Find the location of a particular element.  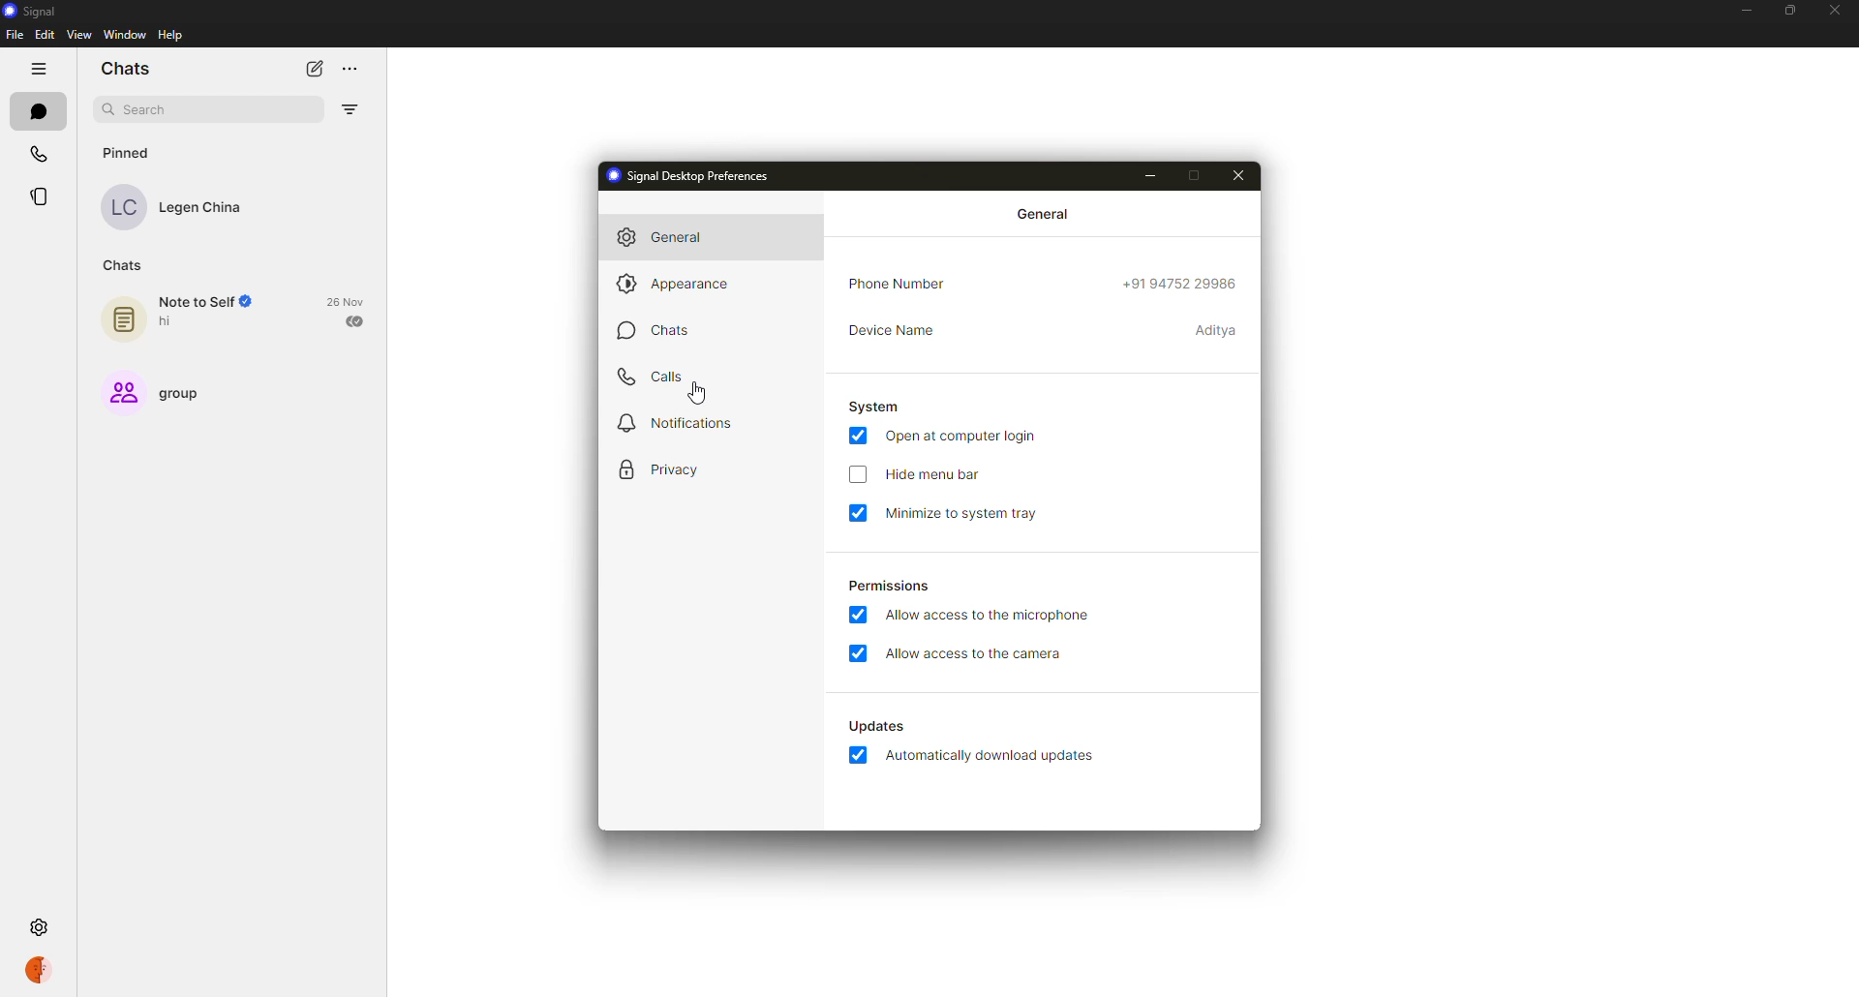

Legen China is located at coordinates (206, 209).